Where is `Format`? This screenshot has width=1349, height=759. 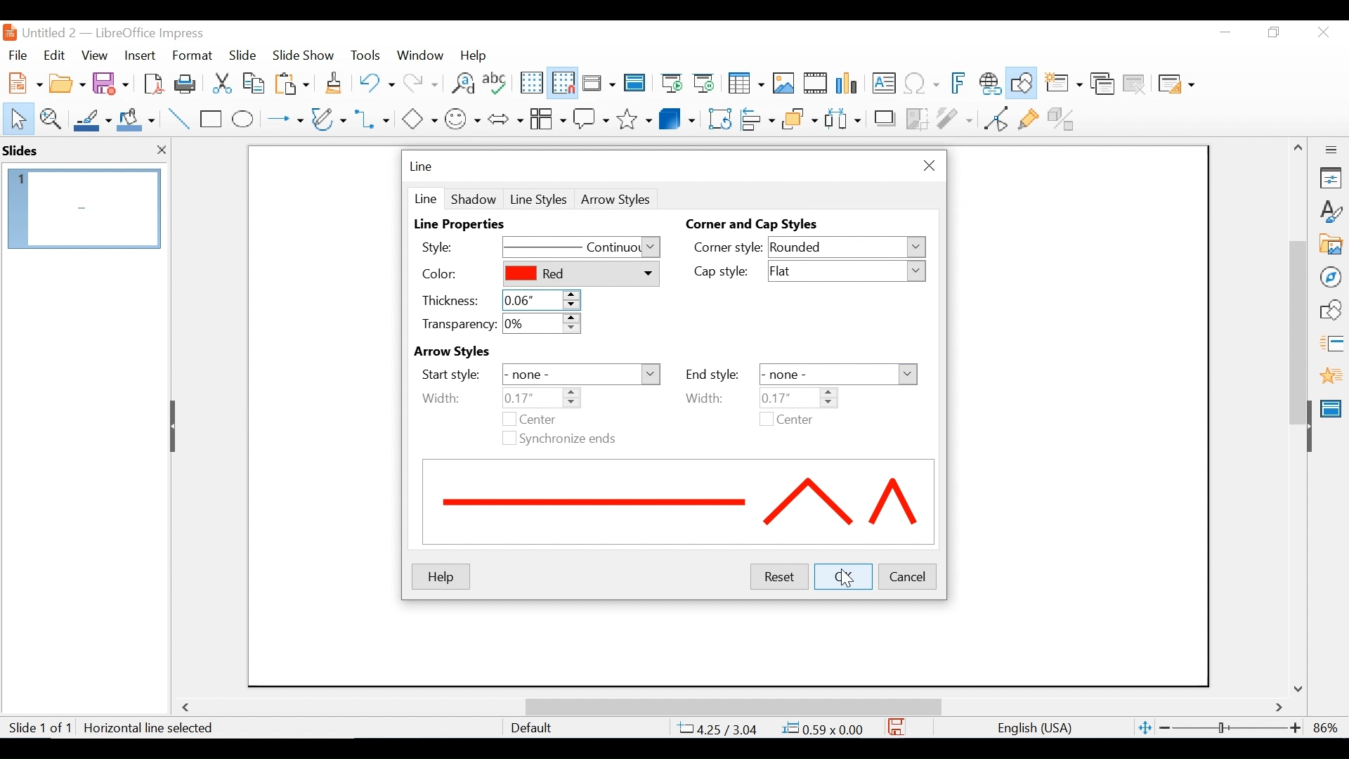 Format is located at coordinates (193, 56).